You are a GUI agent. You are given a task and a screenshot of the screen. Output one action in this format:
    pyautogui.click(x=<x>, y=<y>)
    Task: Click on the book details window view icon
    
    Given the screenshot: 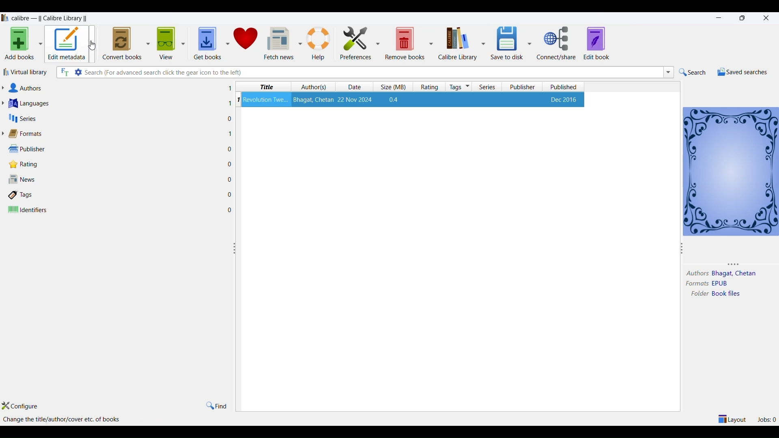 What is the action you would take?
    pyautogui.click(x=731, y=170)
    